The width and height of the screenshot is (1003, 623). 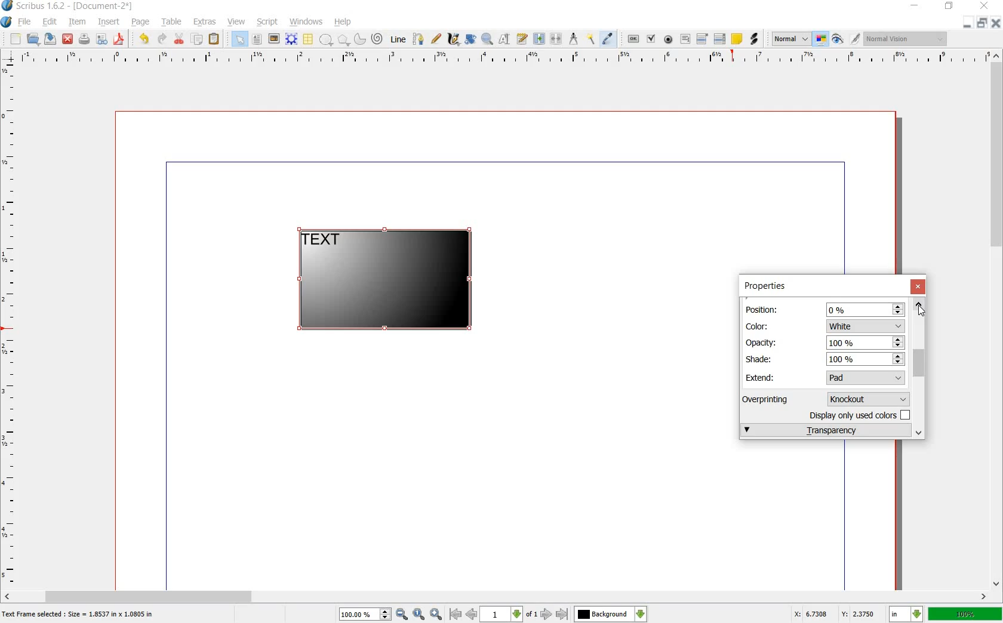 What do you see at coordinates (471, 39) in the screenshot?
I see `rotate item` at bounding box center [471, 39].